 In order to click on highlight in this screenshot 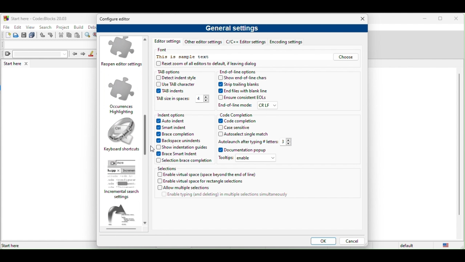, I will do `click(91, 54)`.